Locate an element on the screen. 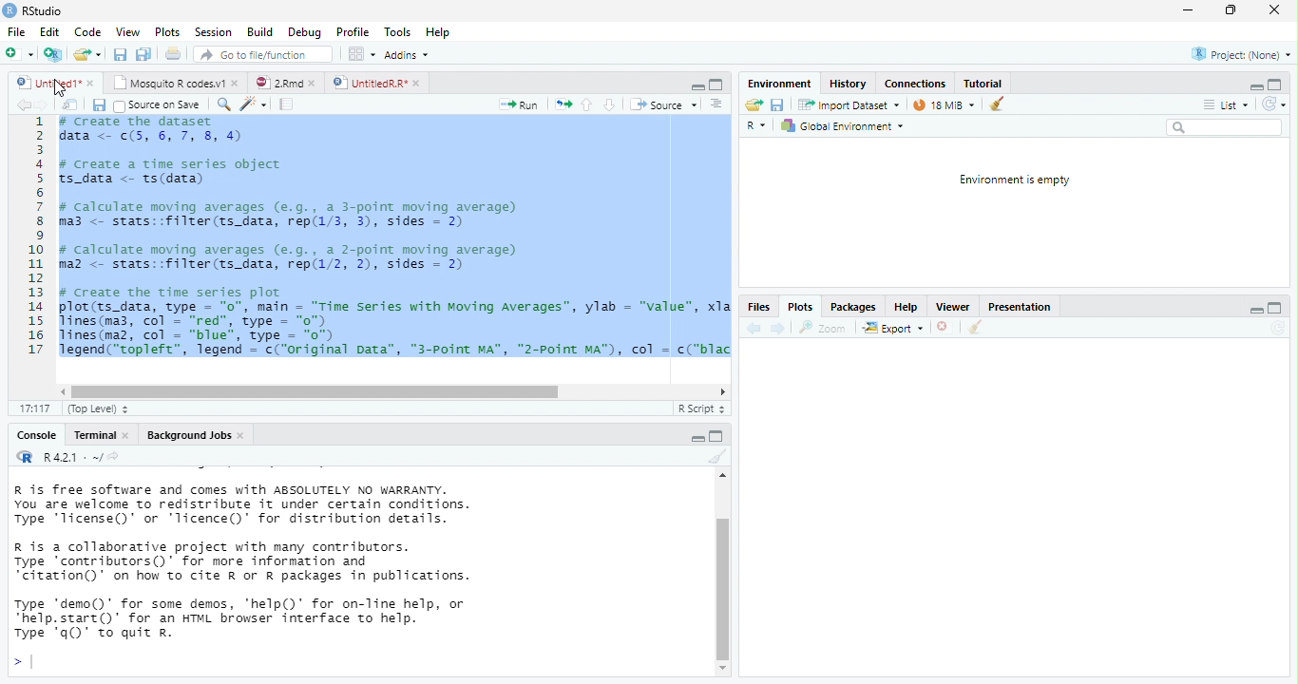 The width and height of the screenshot is (1298, 684). vertical scrollbar is located at coordinates (723, 588).